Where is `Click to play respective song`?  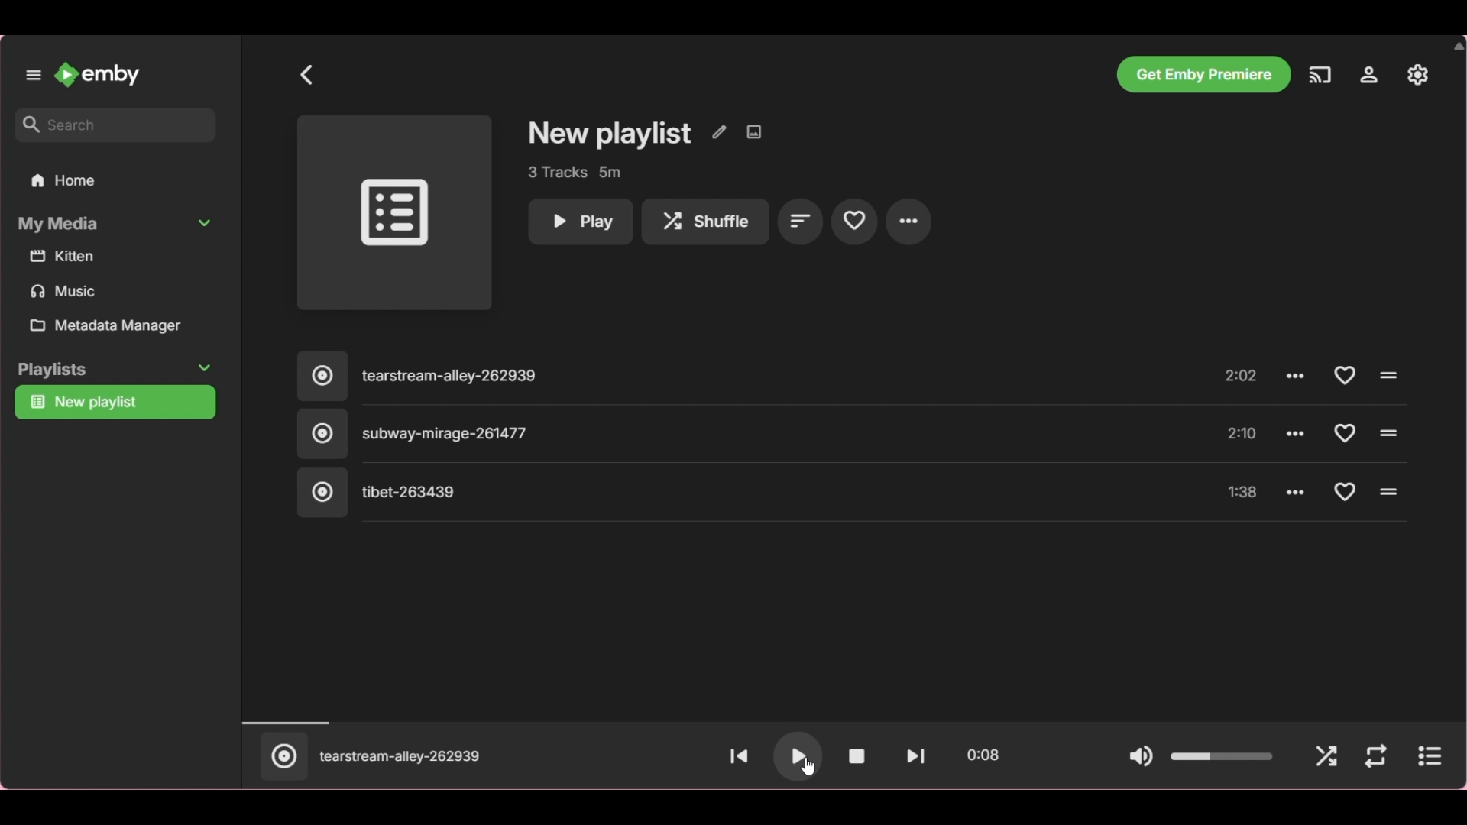
Click to play respective song is located at coordinates (1388, 432).